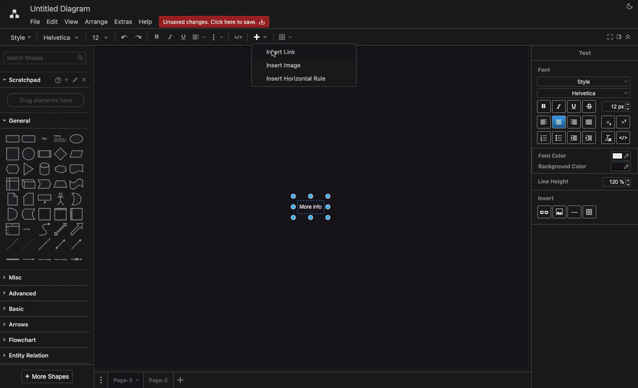 Image resolution: width=638 pixels, height=388 pixels. Describe the element at coordinates (124, 22) in the screenshot. I see `Extras` at that location.